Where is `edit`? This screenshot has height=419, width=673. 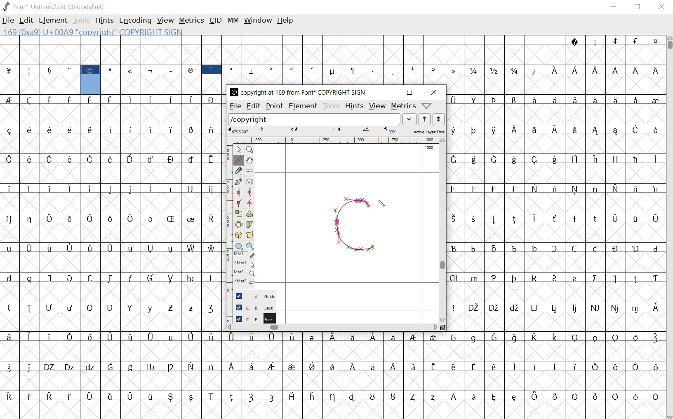 edit is located at coordinates (25, 19).